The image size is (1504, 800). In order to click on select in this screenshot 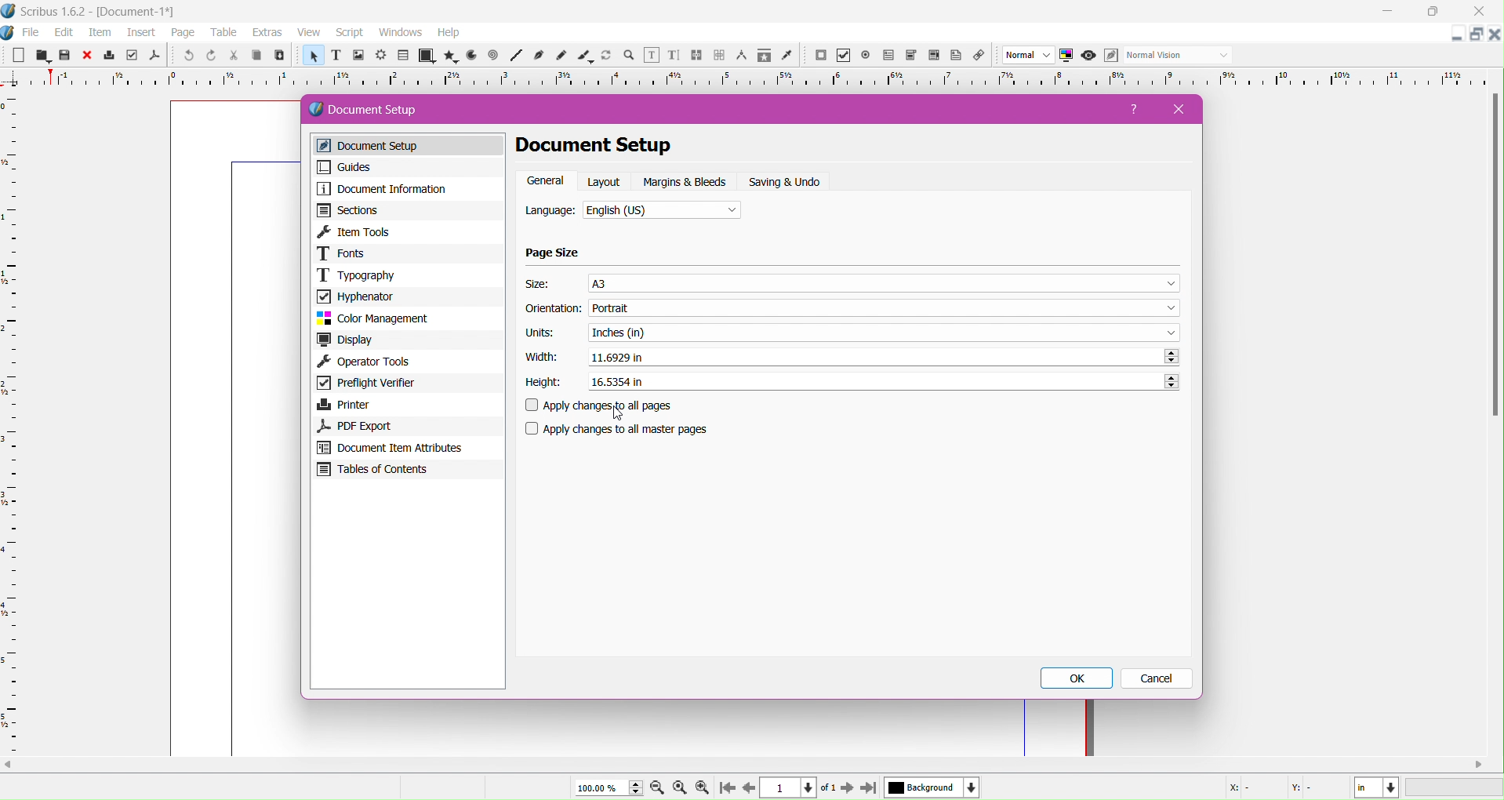, I will do `click(311, 58)`.